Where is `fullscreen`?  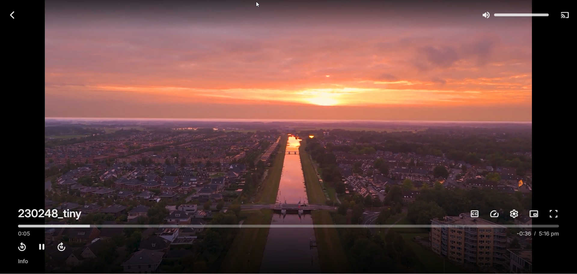 fullscreen is located at coordinates (555, 213).